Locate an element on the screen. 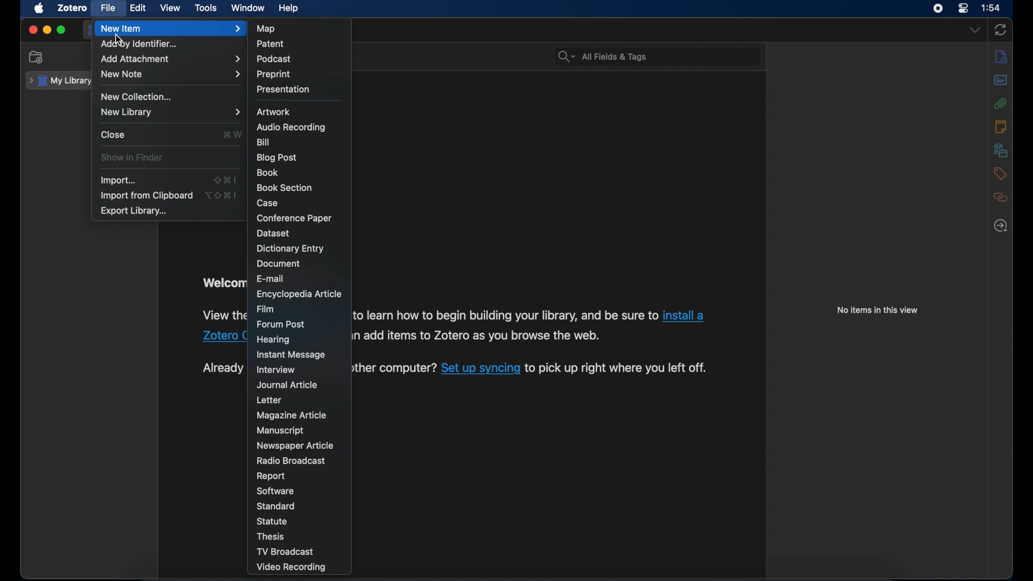  book section is located at coordinates (285, 188).